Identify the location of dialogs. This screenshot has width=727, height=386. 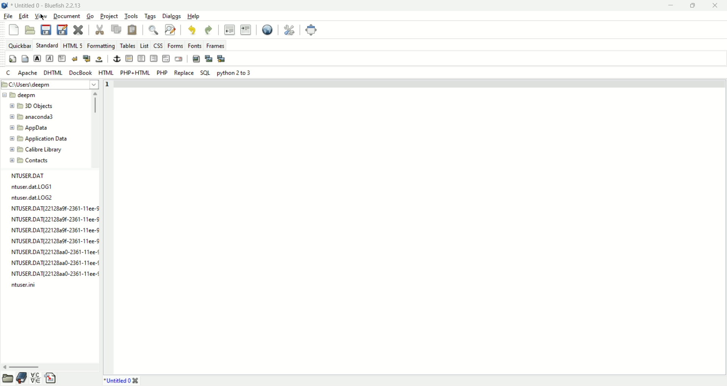
(171, 16).